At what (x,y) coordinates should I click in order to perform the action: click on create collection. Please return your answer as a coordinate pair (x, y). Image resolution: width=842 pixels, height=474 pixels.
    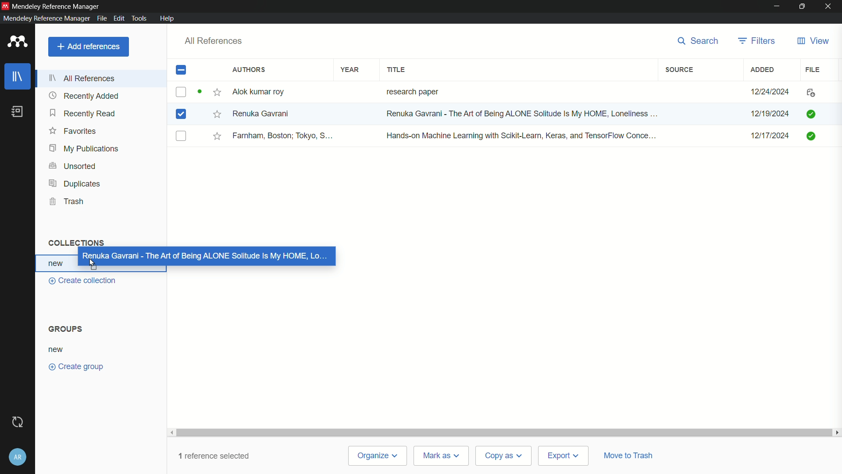
    Looking at the image, I should click on (82, 281).